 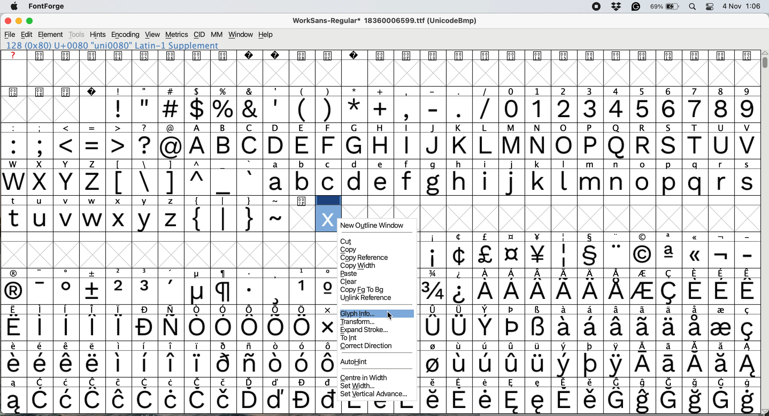 What do you see at coordinates (17, 7) in the screenshot?
I see `system logo` at bounding box center [17, 7].